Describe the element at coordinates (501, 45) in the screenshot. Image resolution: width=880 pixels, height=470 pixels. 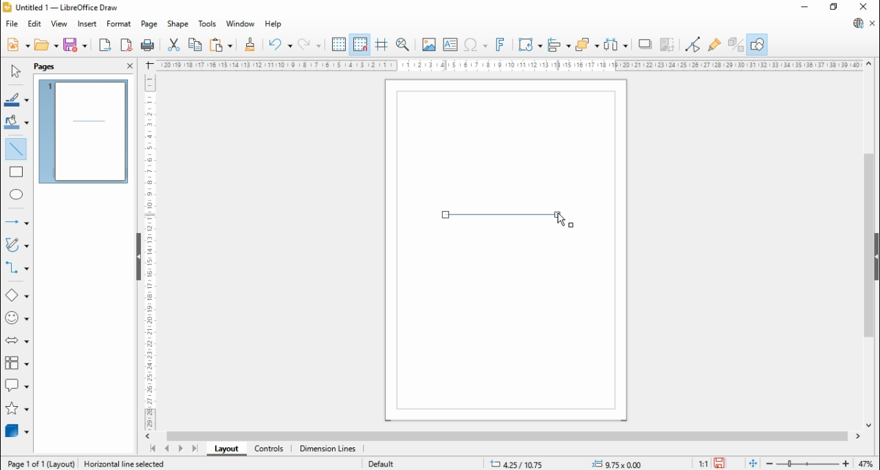
I see `insert fontwork text` at that location.